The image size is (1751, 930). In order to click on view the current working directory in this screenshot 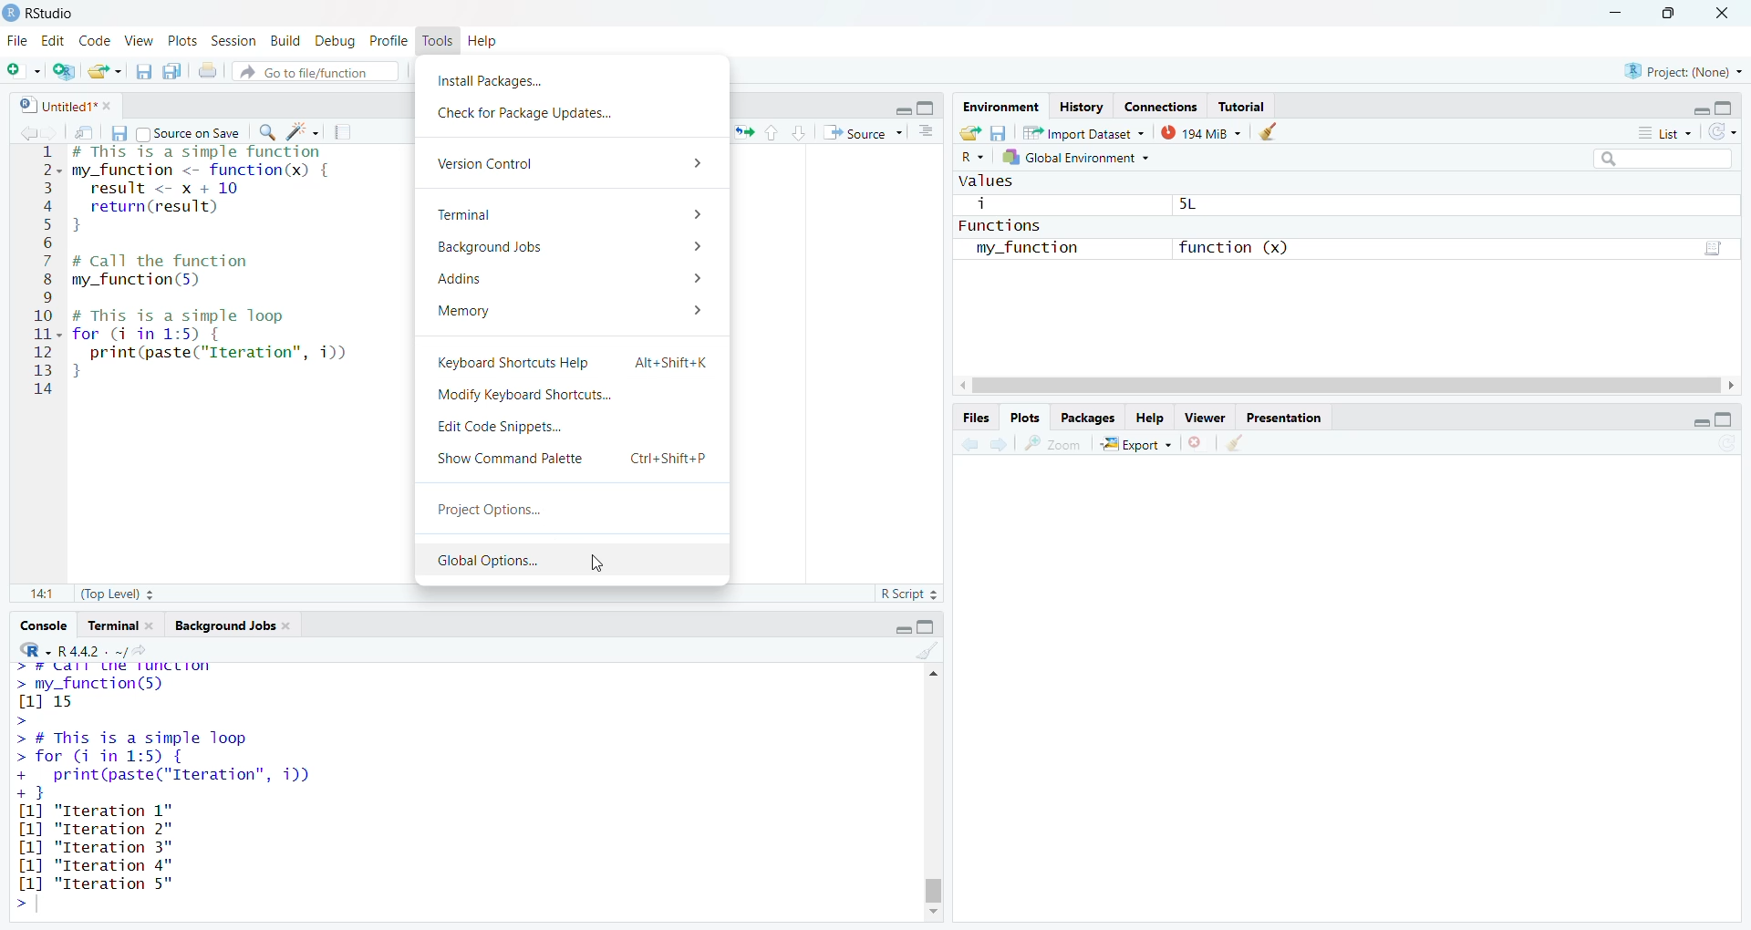, I will do `click(148, 650)`.